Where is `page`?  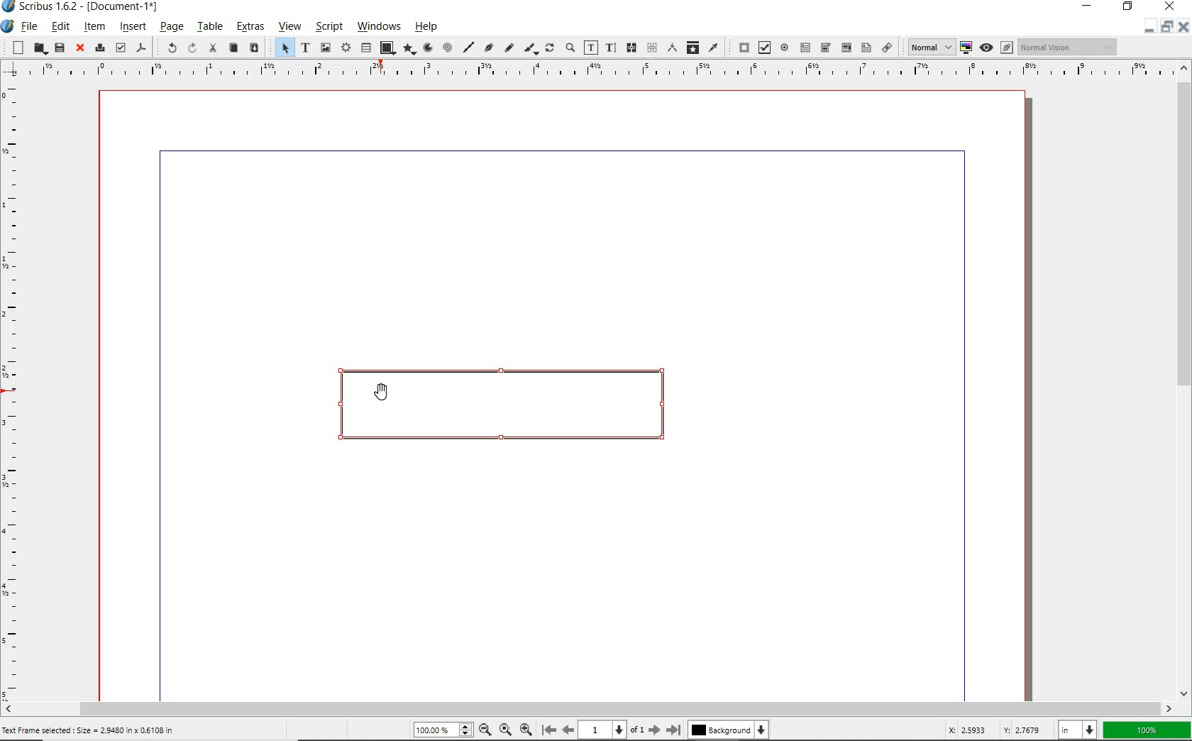 page is located at coordinates (171, 28).